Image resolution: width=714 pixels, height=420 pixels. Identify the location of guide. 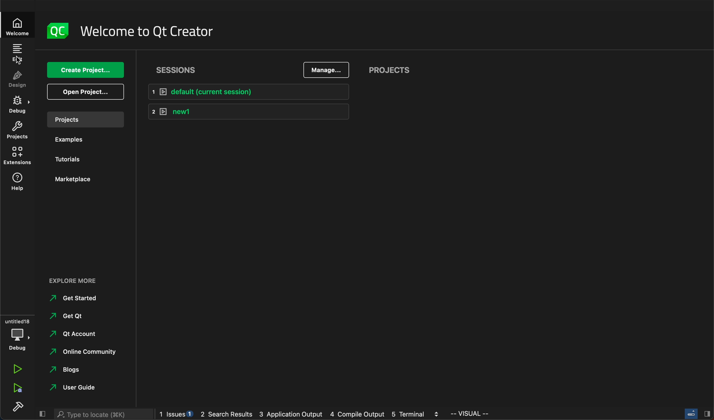
(79, 387).